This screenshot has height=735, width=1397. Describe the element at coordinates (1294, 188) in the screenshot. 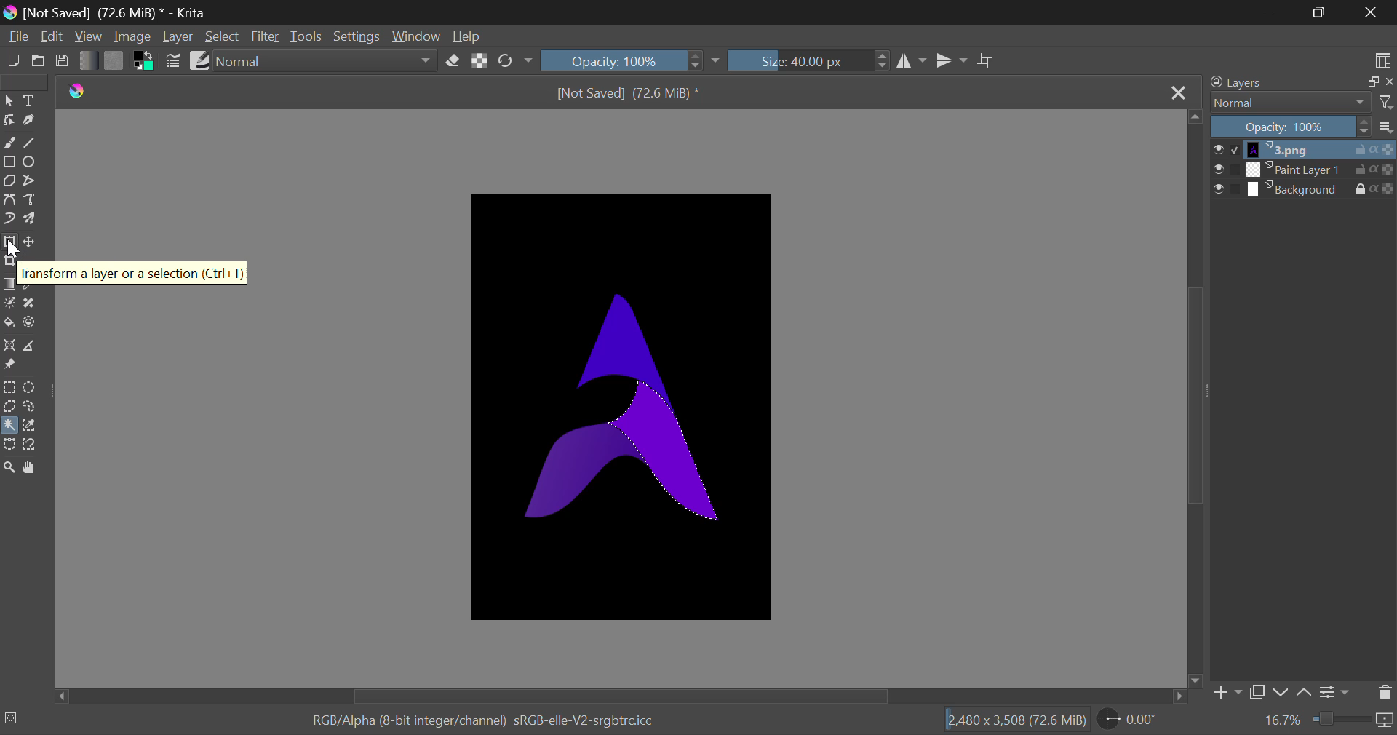

I see `layer 3` at that location.